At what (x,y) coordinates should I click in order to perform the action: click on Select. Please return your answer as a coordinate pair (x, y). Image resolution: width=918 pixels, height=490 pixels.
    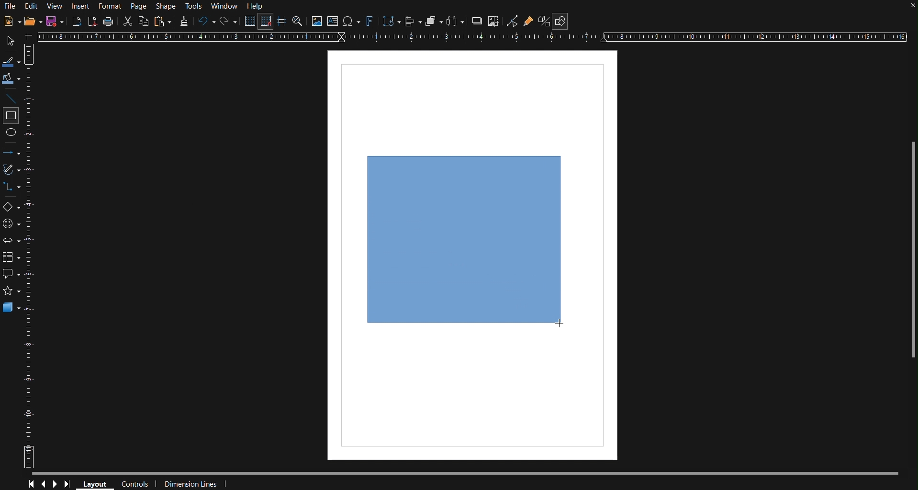
    Looking at the image, I should click on (11, 41).